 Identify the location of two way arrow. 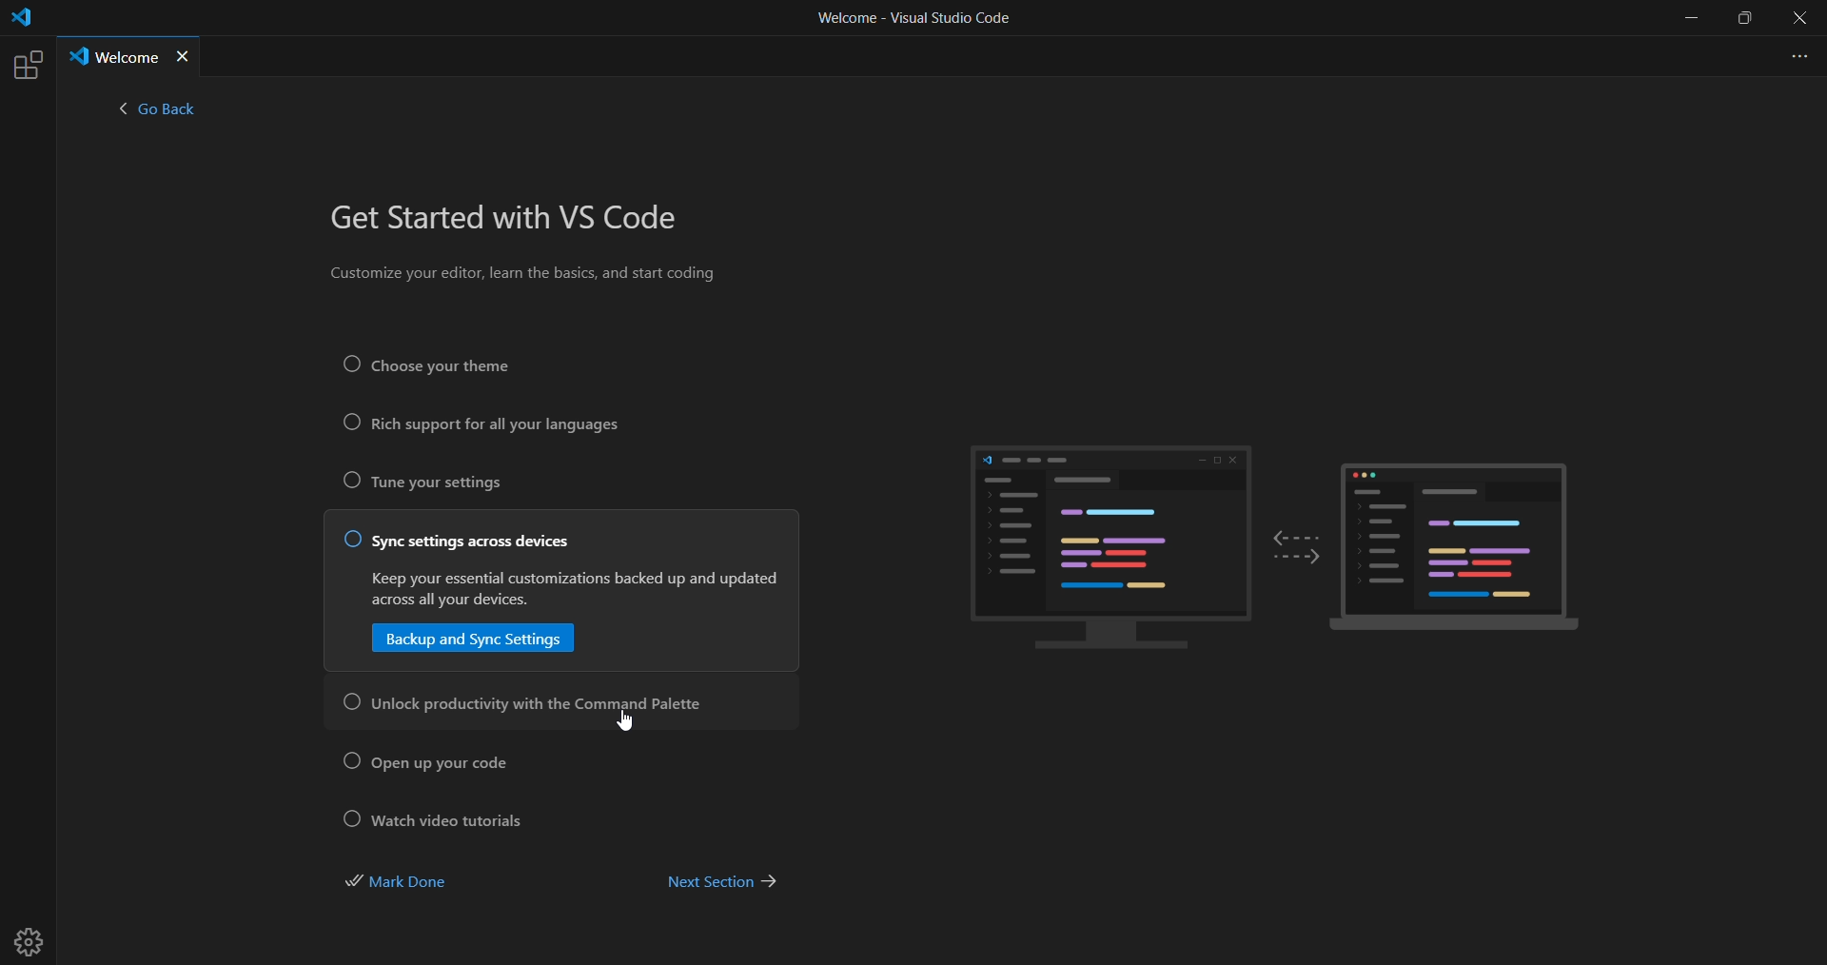
(1295, 547).